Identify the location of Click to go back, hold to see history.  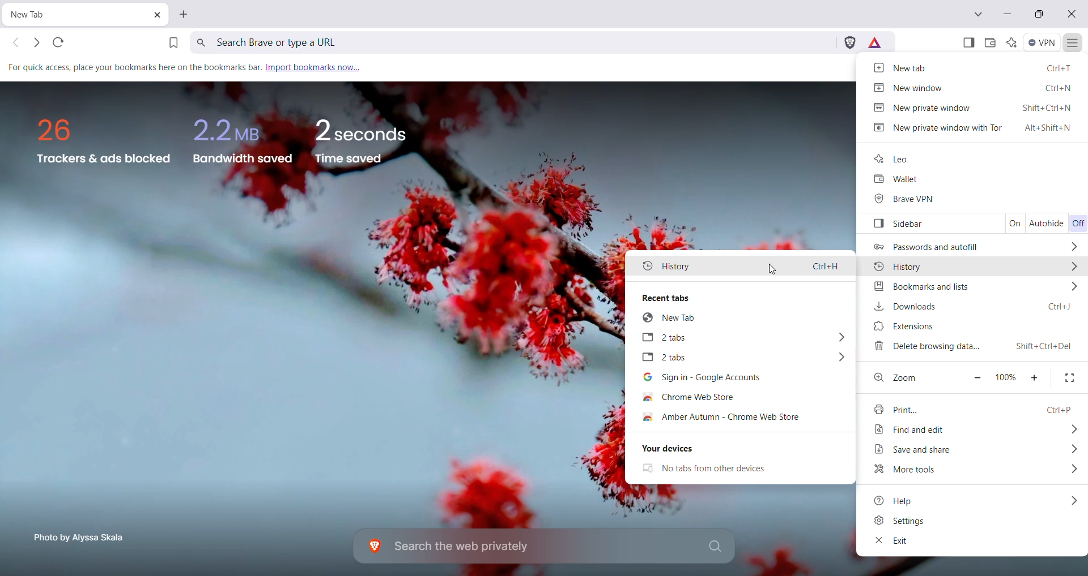
(13, 44).